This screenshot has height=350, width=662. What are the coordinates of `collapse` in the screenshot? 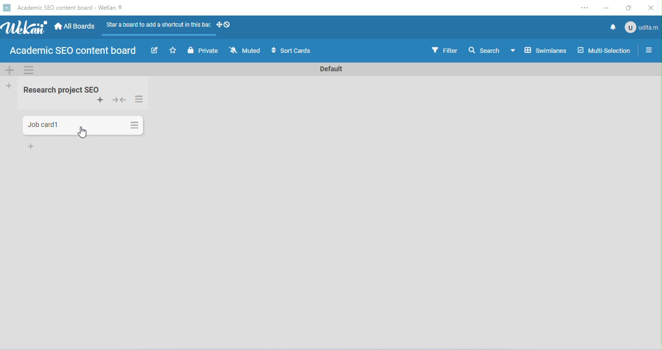 It's located at (119, 100).